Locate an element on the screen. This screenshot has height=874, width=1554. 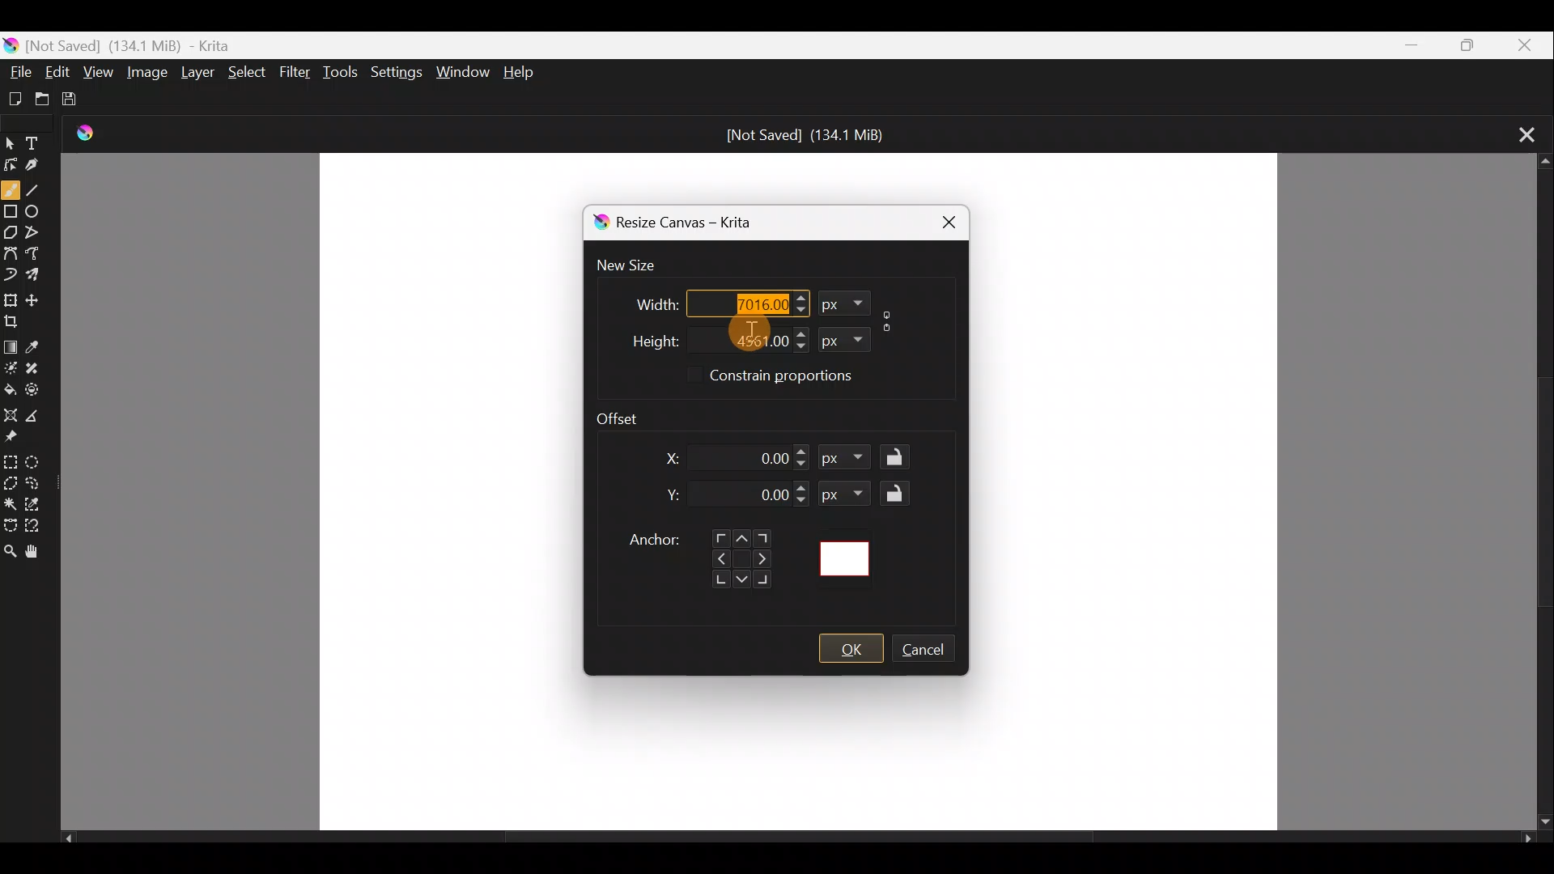
Zoom tool is located at coordinates (10, 552).